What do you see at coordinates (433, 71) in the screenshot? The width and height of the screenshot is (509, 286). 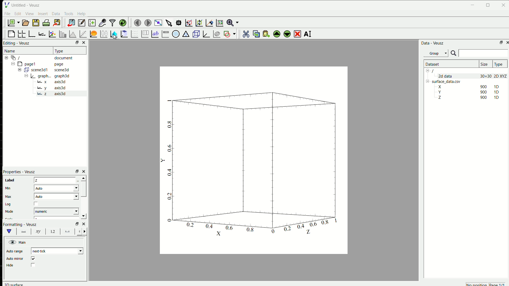 I see `/` at bounding box center [433, 71].